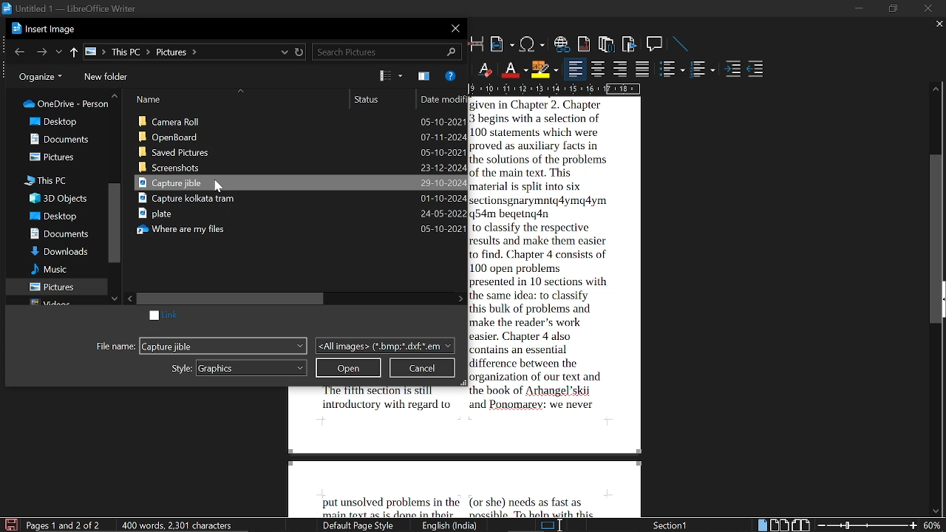 The image size is (946, 532). What do you see at coordinates (460, 299) in the screenshot?
I see `move right` at bounding box center [460, 299].